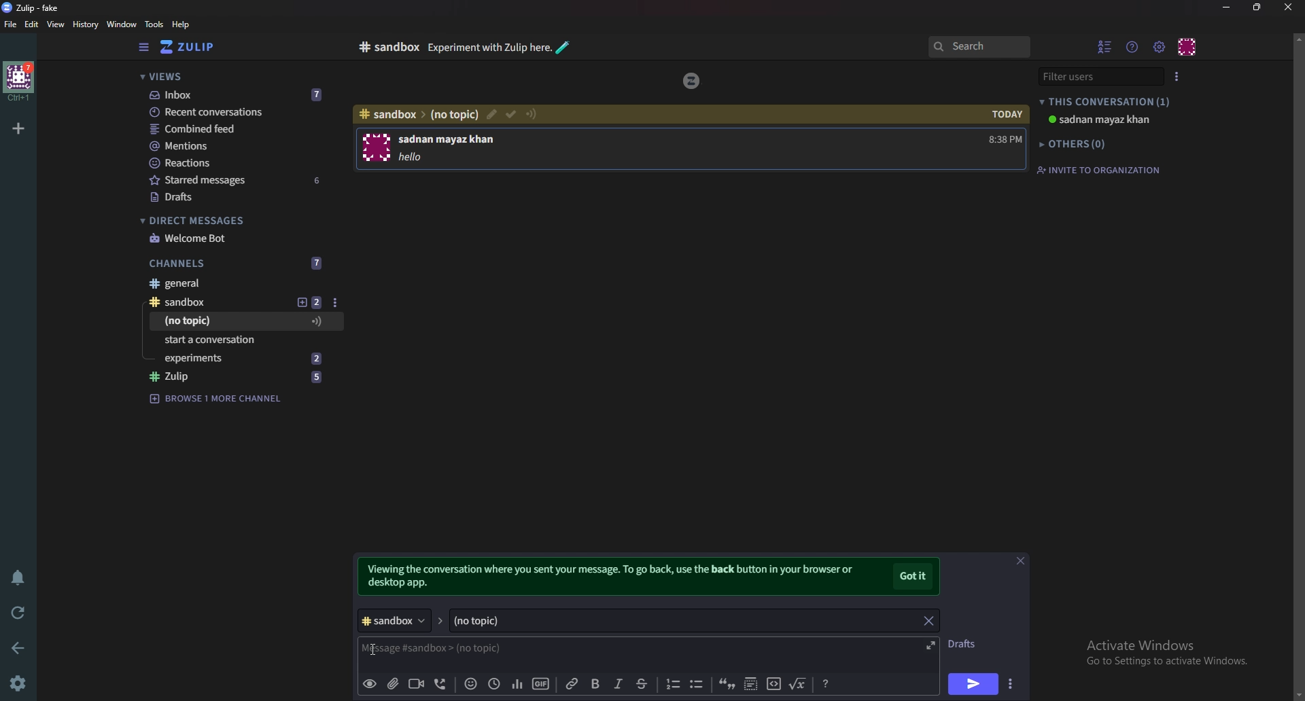  What do you see at coordinates (619, 685) in the screenshot?
I see `Italic` at bounding box center [619, 685].